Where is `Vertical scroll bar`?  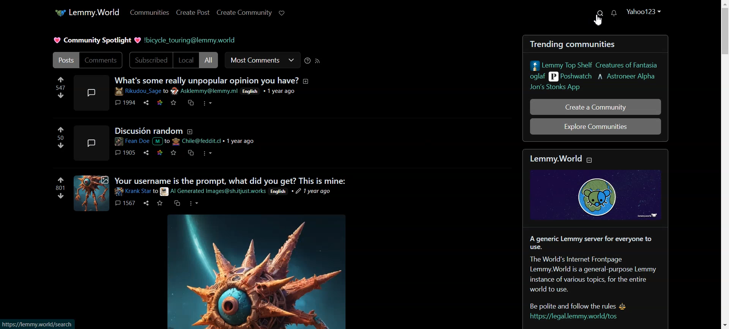
Vertical scroll bar is located at coordinates (724, 164).